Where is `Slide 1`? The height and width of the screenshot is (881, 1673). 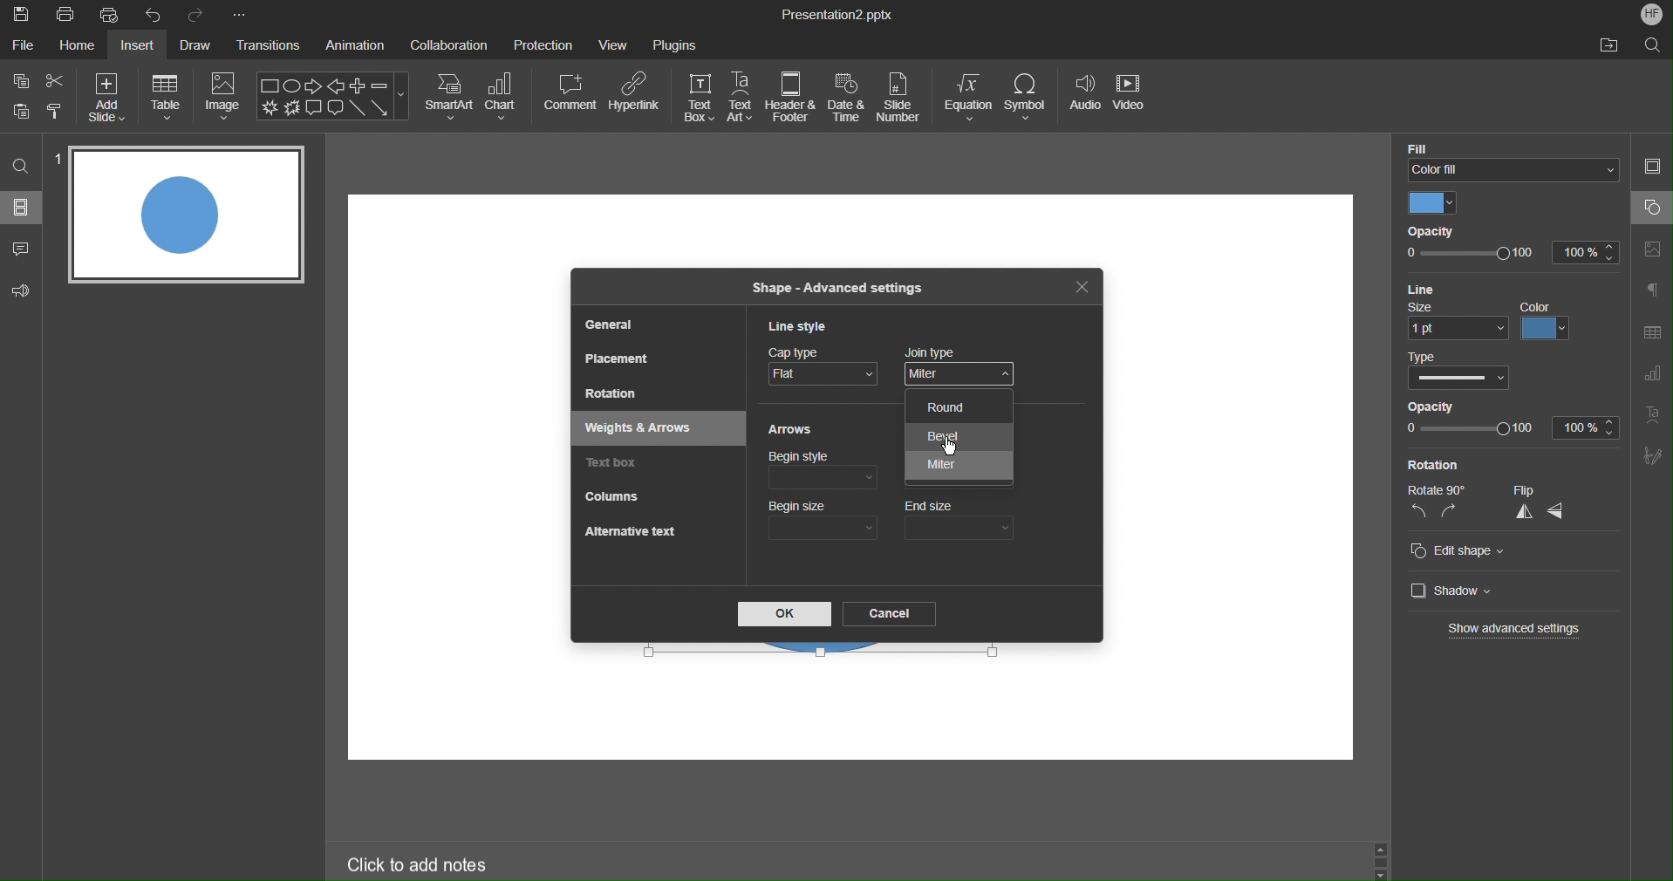 Slide 1 is located at coordinates (186, 215).